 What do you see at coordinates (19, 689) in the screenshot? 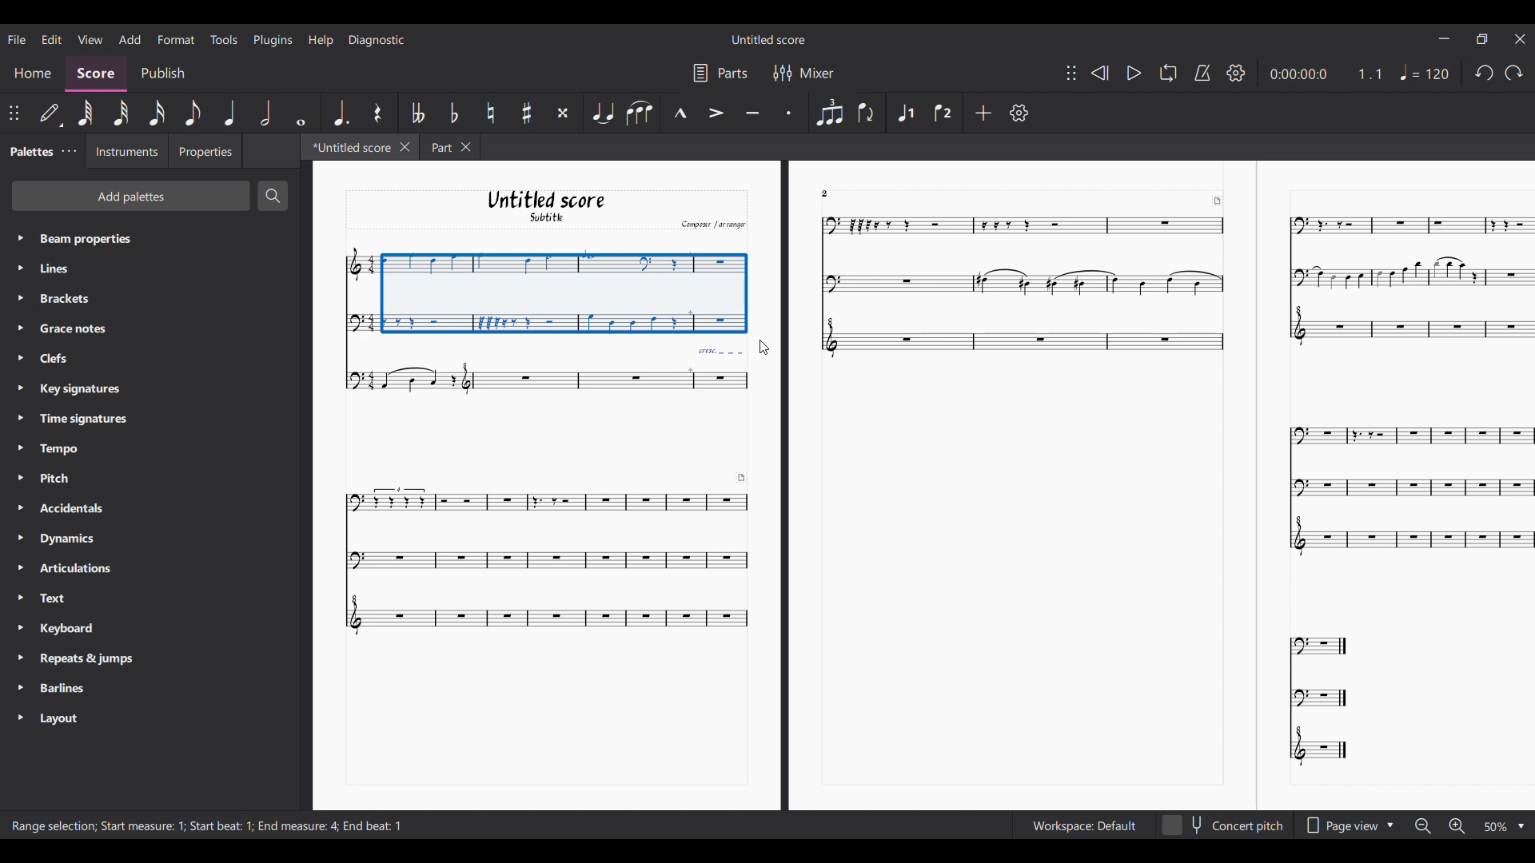
I see `` at bounding box center [19, 689].